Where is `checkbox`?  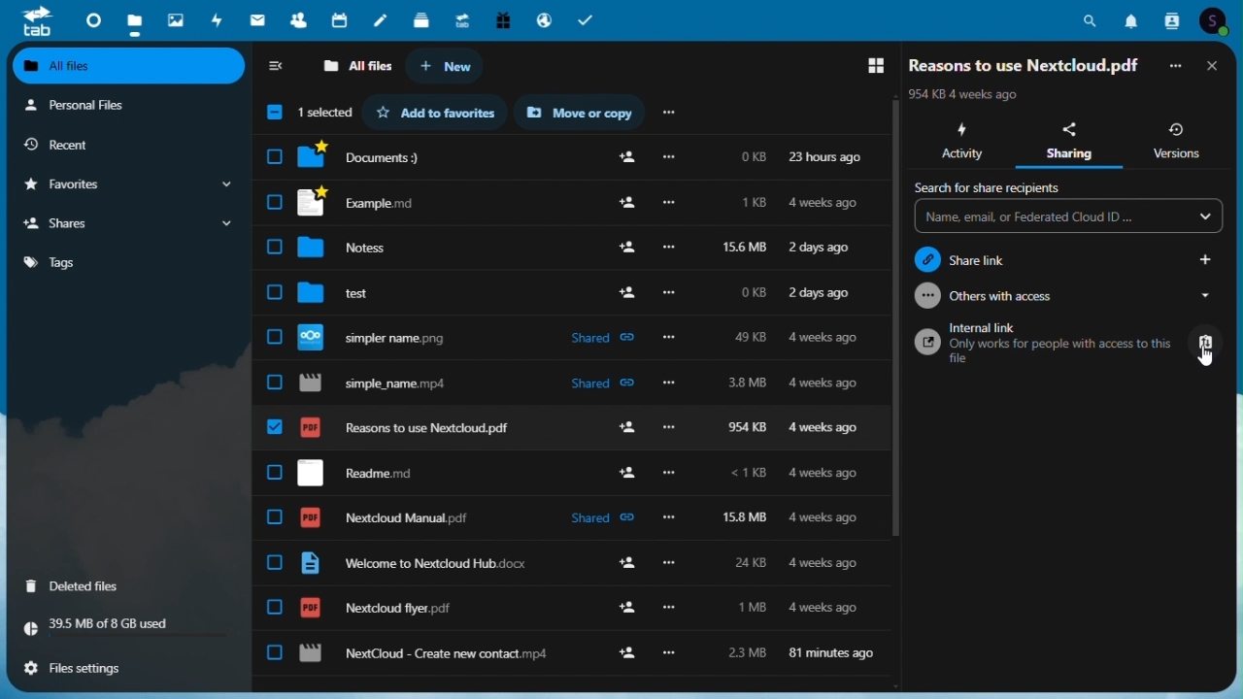
checkbox is located at coordinates (274, 339).